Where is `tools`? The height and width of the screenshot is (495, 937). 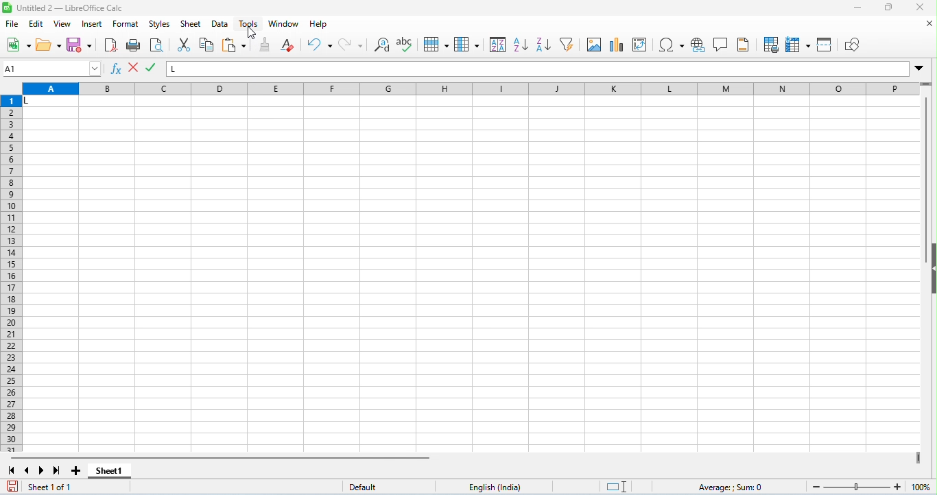 tools is located at coordinates (250, 24).